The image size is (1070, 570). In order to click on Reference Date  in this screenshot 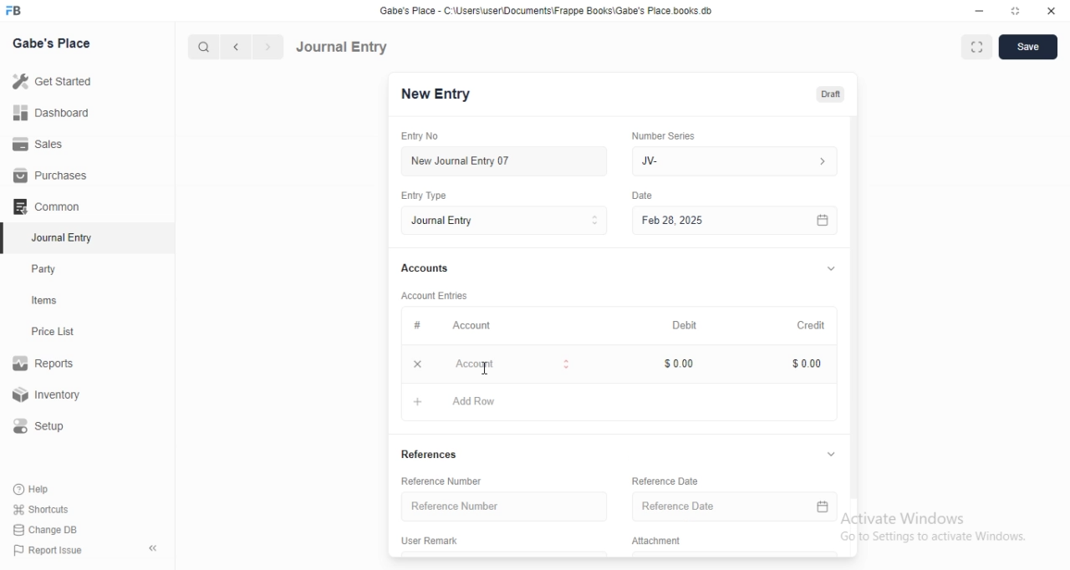, I will do `click(736, 506)`.